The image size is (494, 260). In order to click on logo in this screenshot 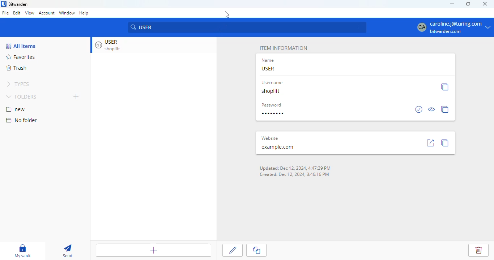, I will do `click(4, 4)`.